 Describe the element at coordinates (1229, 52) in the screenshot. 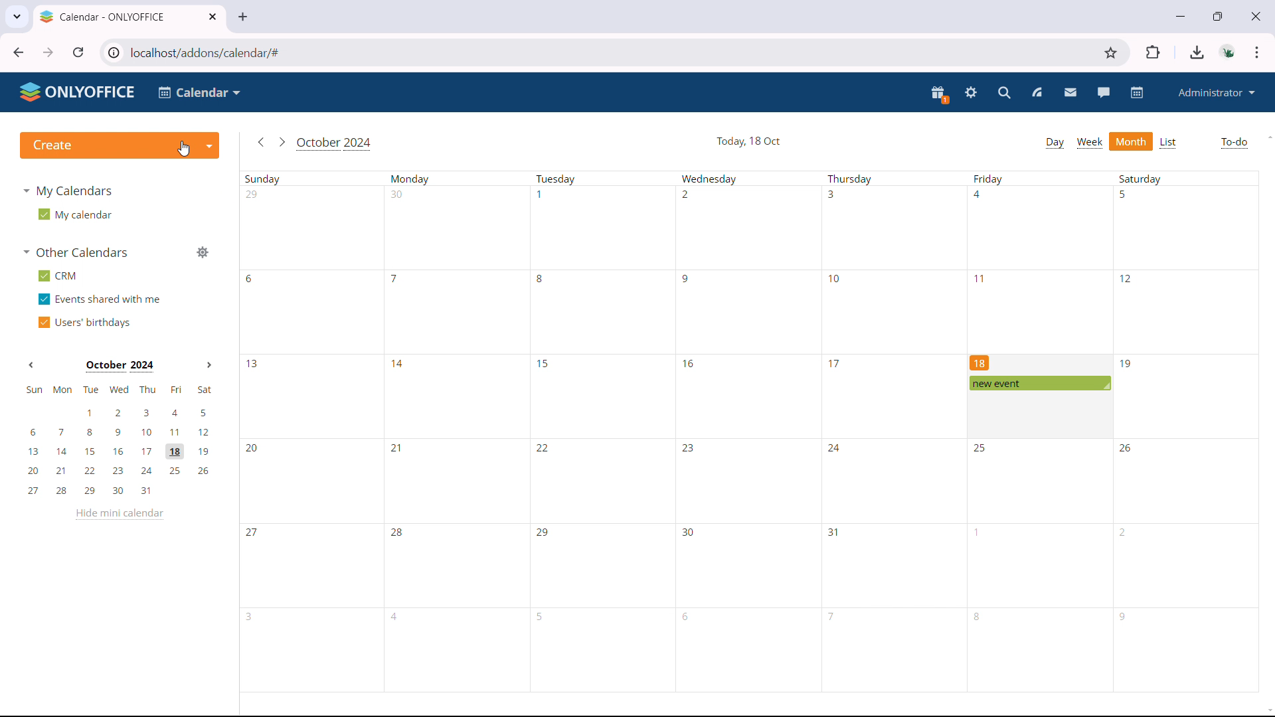

I see `accounts` at that location.